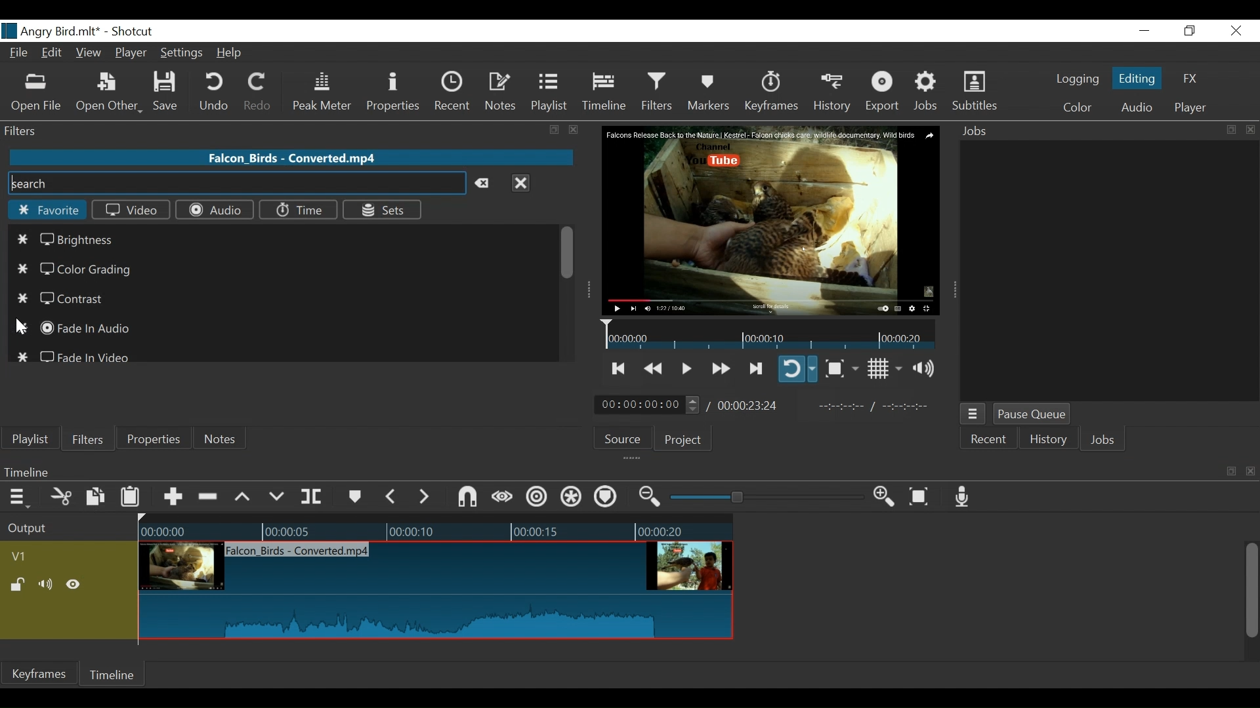 The image size is (1260, 708). I want to click on View as files, so click(241, 408).